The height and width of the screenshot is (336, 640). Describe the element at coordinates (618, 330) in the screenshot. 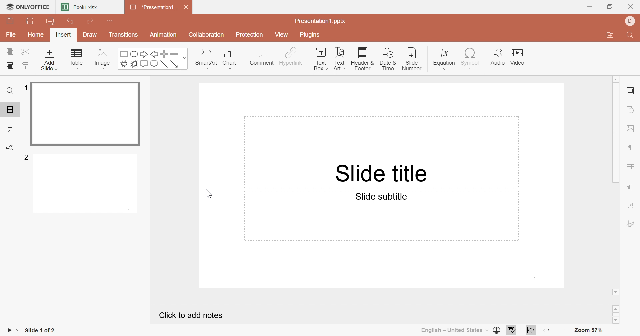

I see `Zoom in` at that location.